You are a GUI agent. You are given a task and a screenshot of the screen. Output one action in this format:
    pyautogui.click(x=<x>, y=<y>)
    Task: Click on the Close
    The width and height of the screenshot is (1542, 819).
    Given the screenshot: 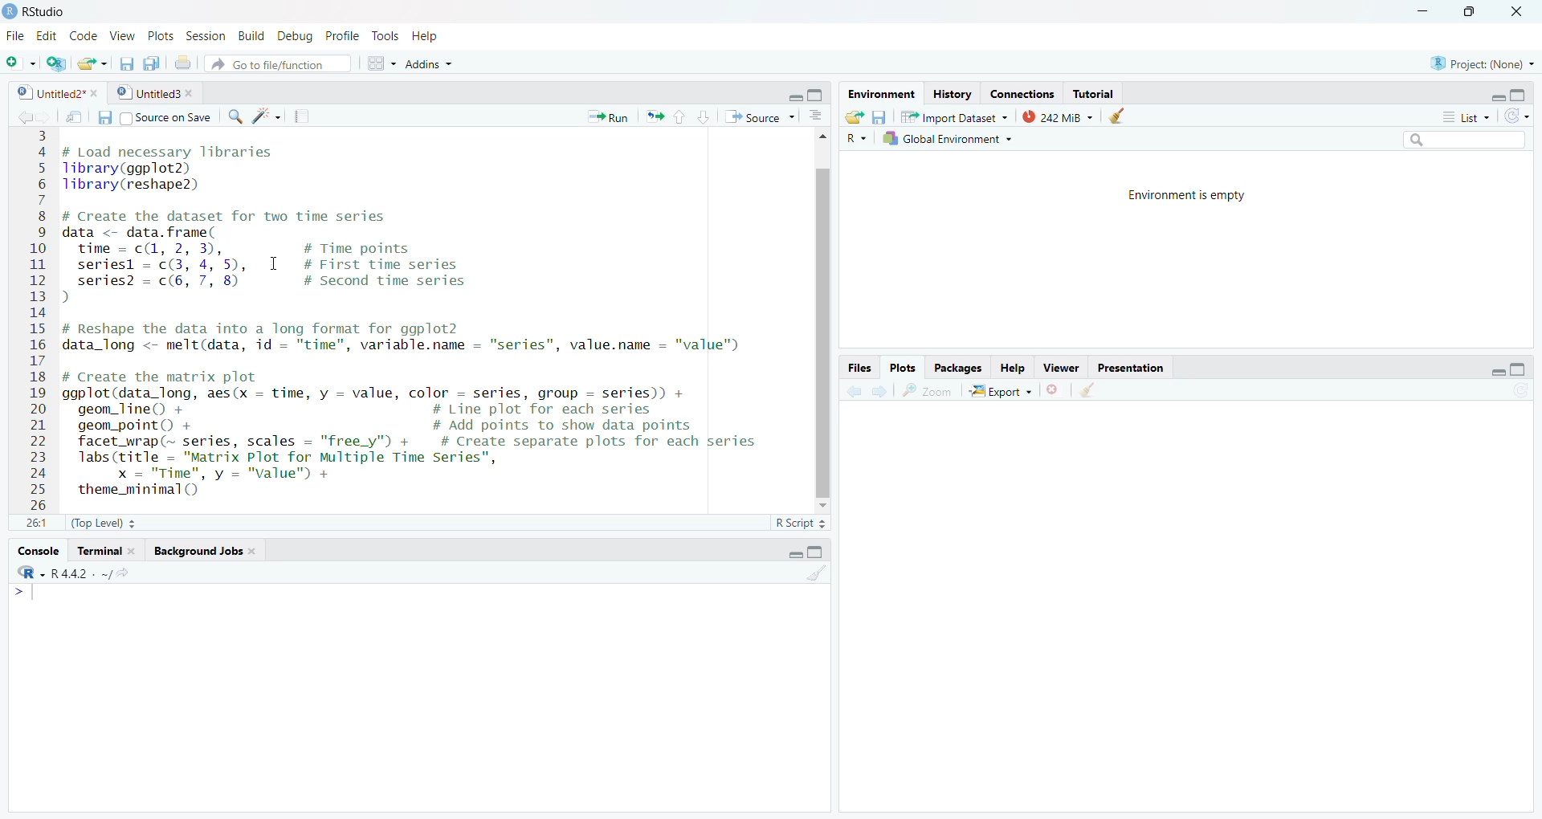 What is the action you would take?
    pyautogui.click(x=1515, y=12)
    